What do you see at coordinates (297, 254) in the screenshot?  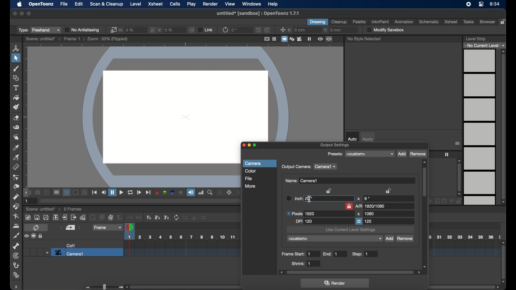 I see `frame start` at bounding box center [297, 254].